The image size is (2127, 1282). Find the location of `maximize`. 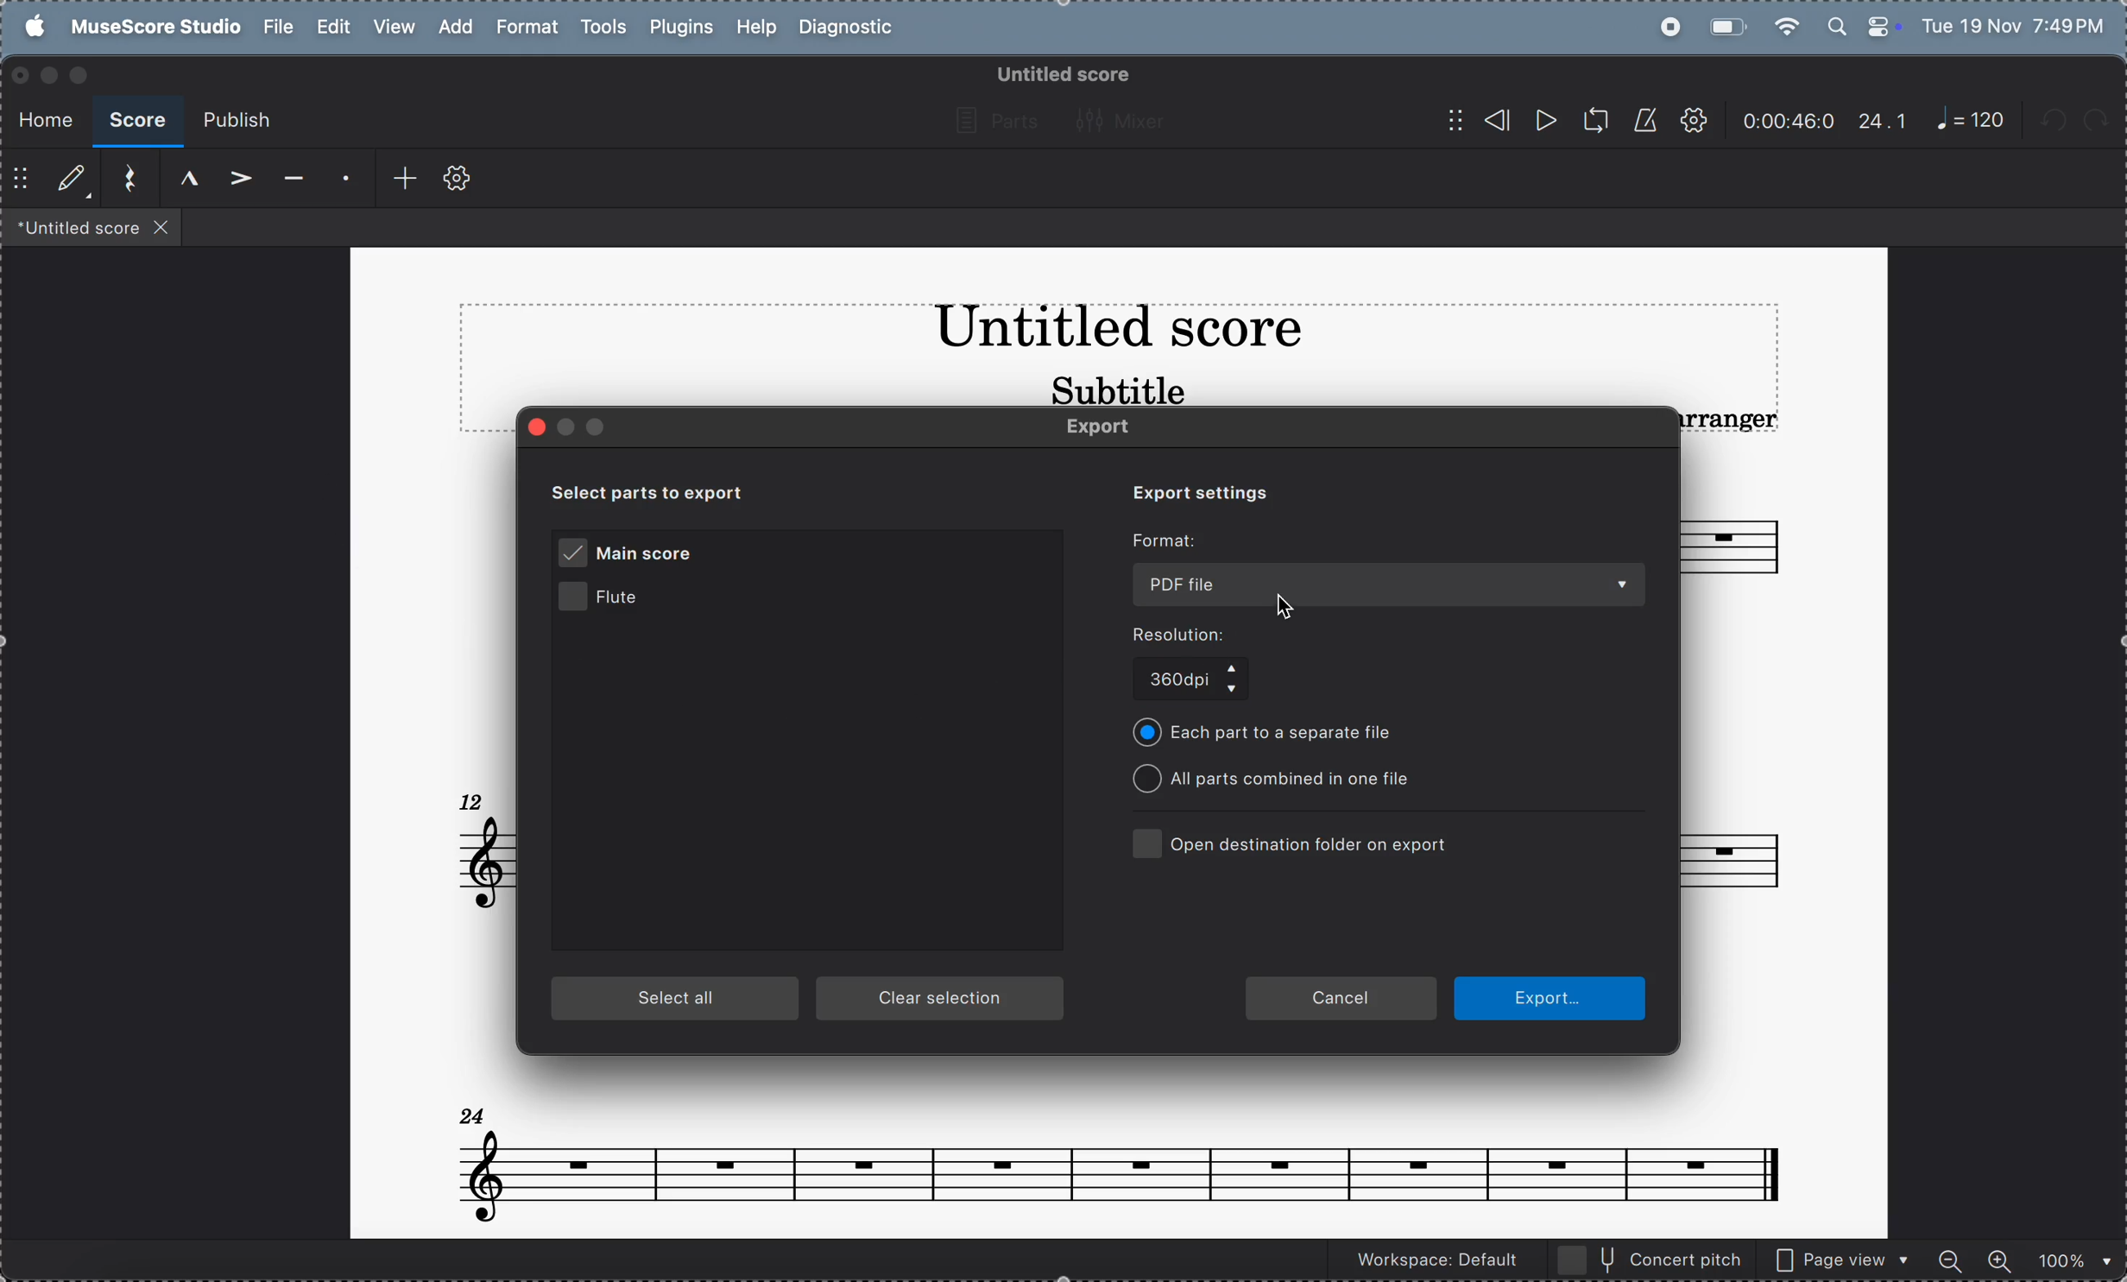

maximize is located at coordinates (83, 75).